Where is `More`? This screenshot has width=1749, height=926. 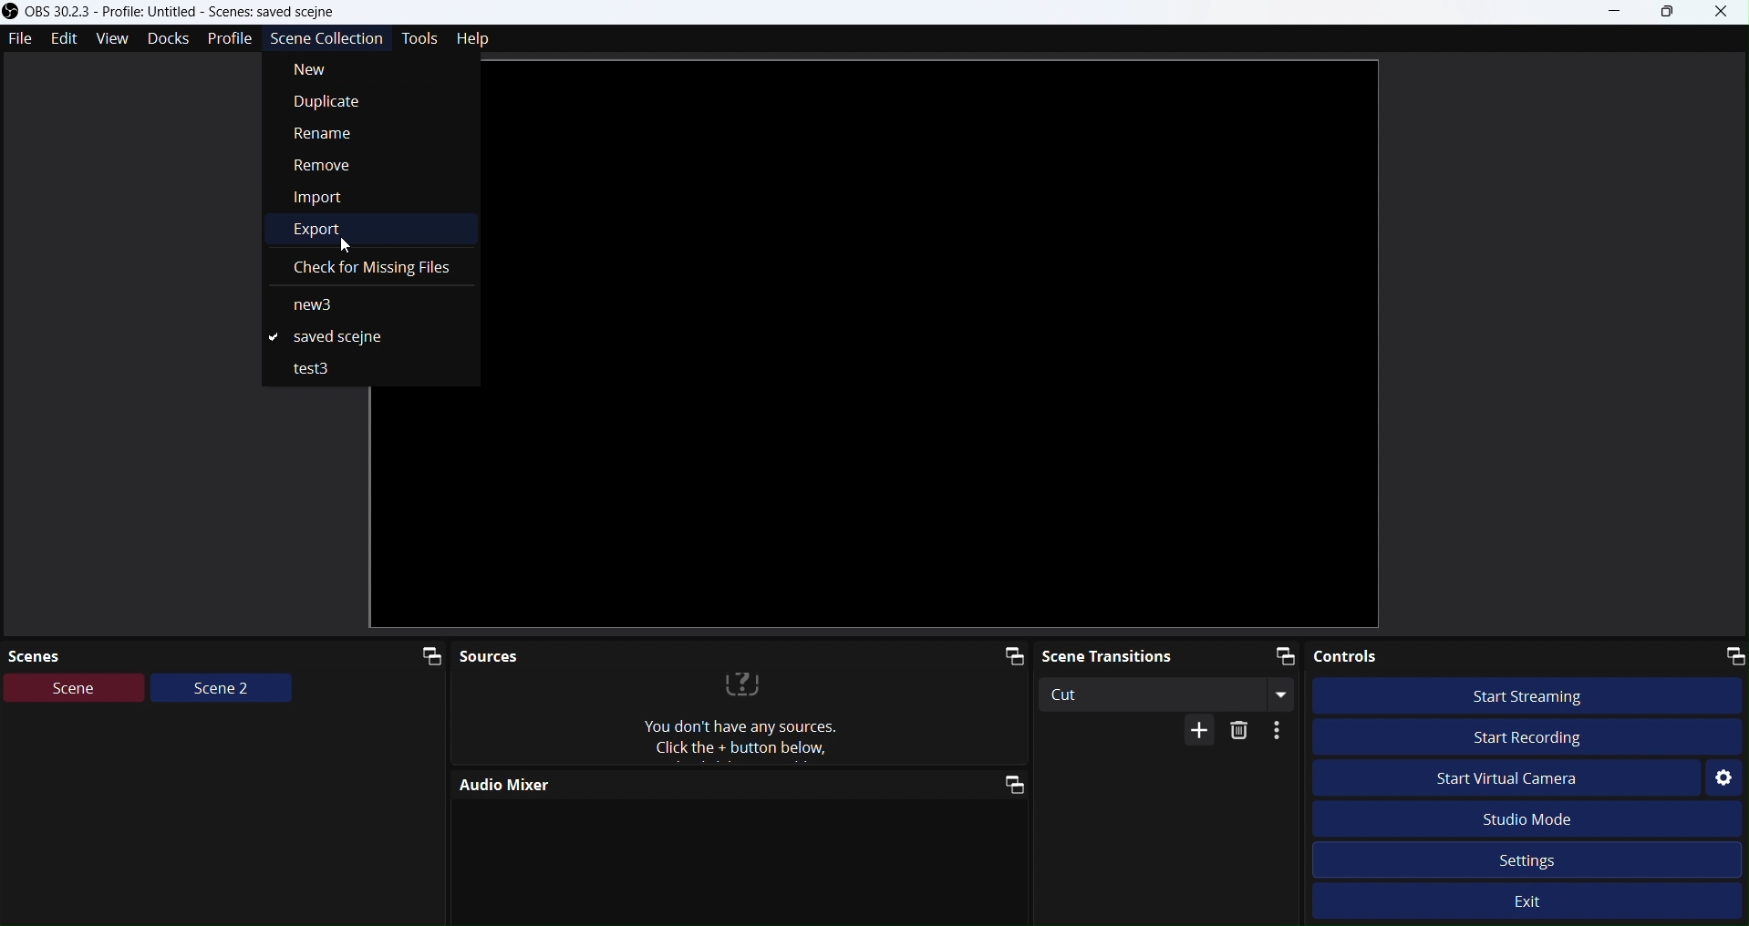
More is located at coordinates (1281, 730).